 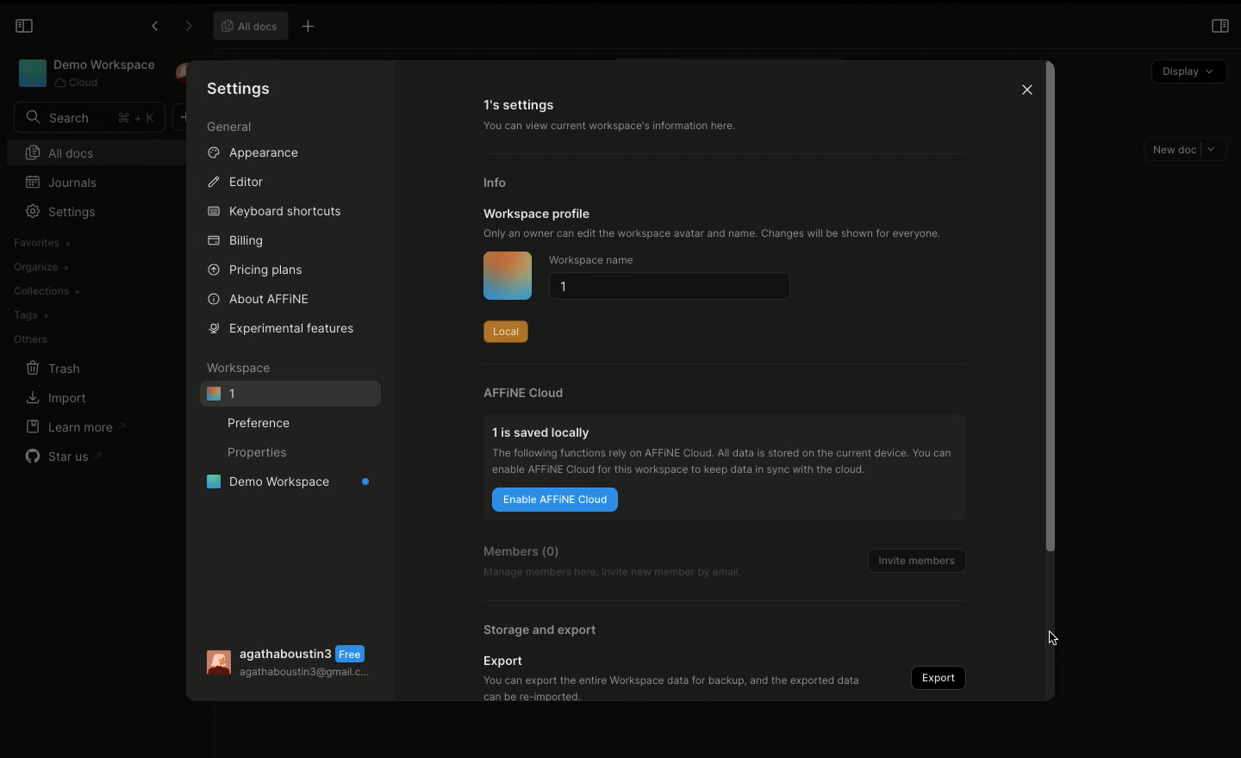 What do you see at coordinates (1186, 149) in the screenshot?
I see `New doc` at bounding box center [1186, 149].